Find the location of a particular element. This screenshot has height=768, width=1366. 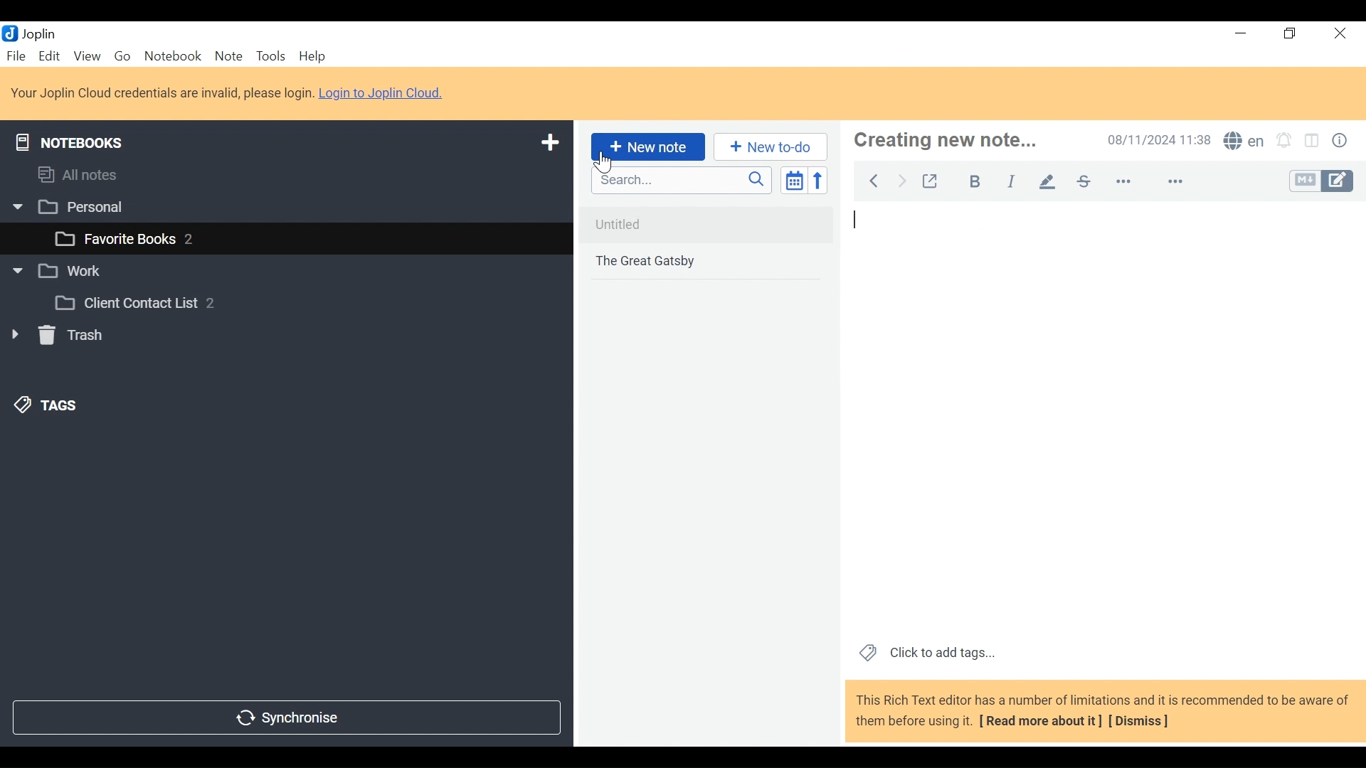

Highlight is located at coordinates (1047, 182).